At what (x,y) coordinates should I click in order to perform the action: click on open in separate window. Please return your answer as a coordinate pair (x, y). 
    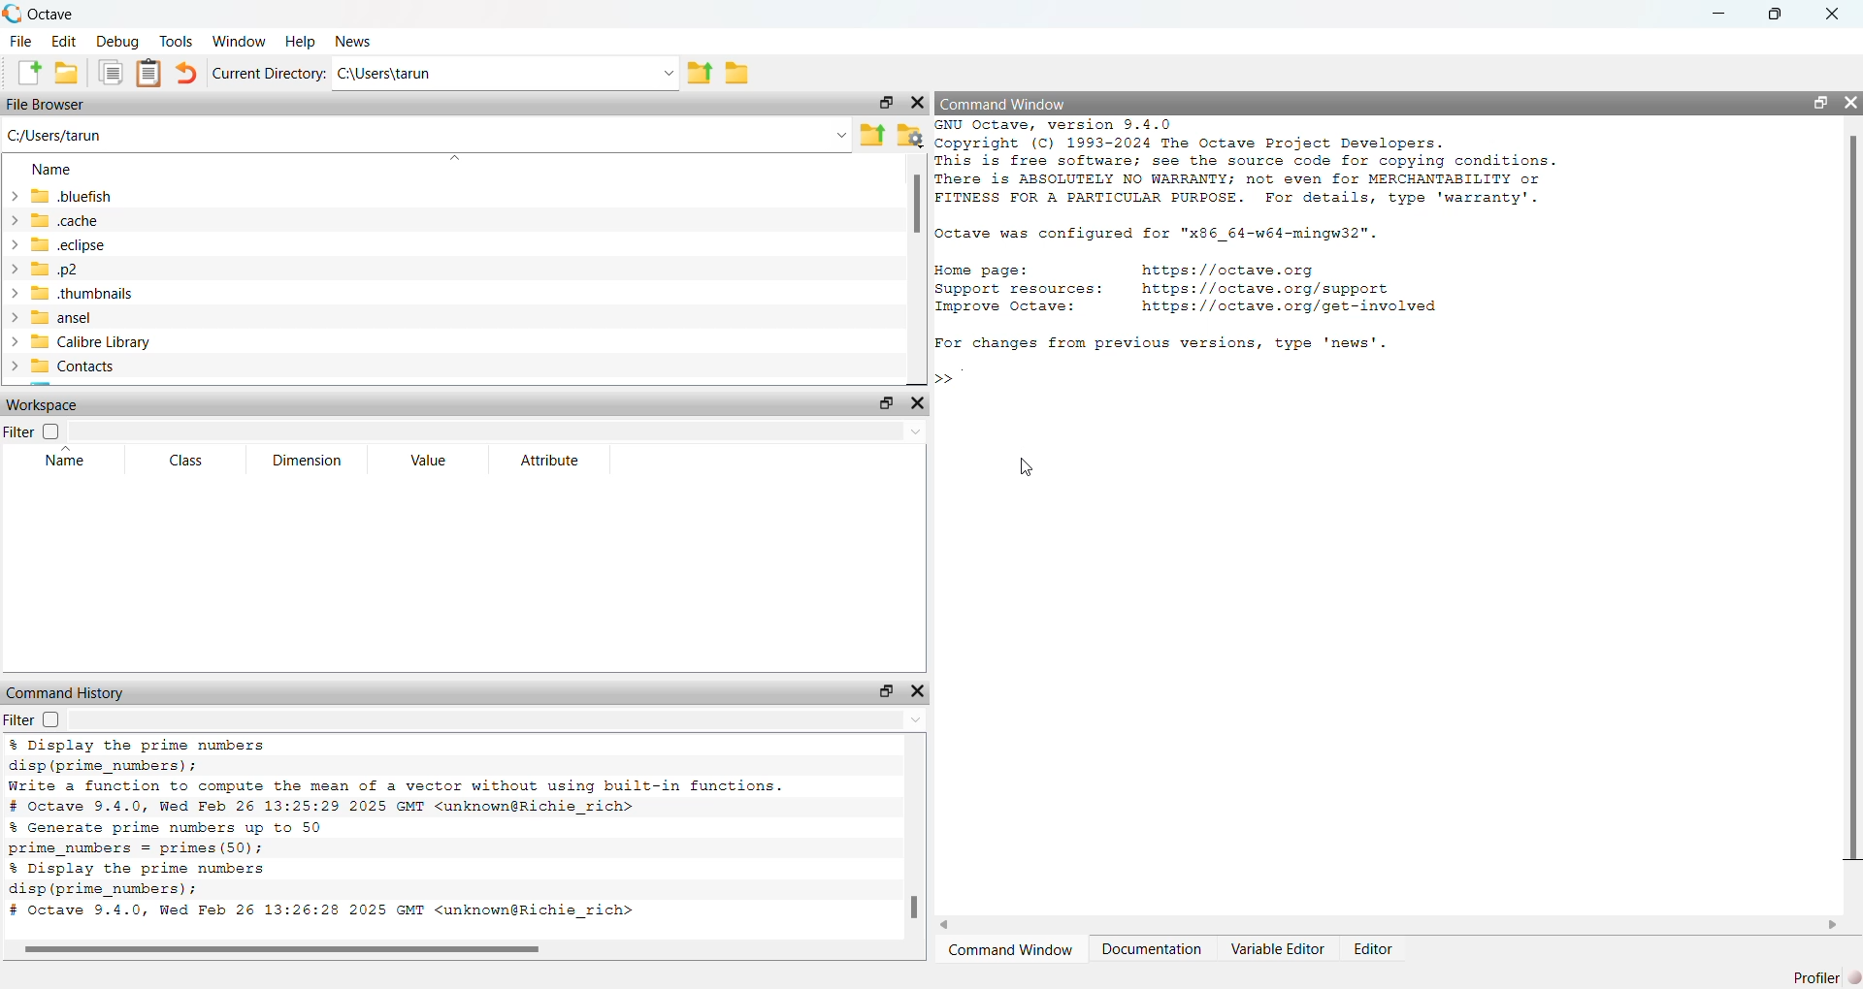
    Looking at the image, I should click on (884, 402).